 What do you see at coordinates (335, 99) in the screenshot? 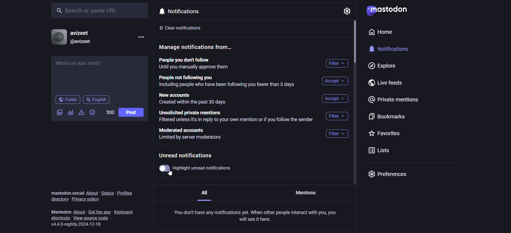
I see `accept` at bounding box center [335, 99].